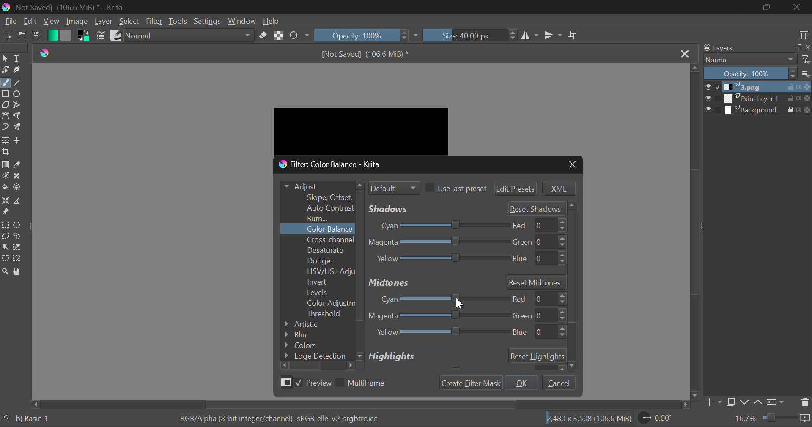  I want to click on , so click(571, 286).